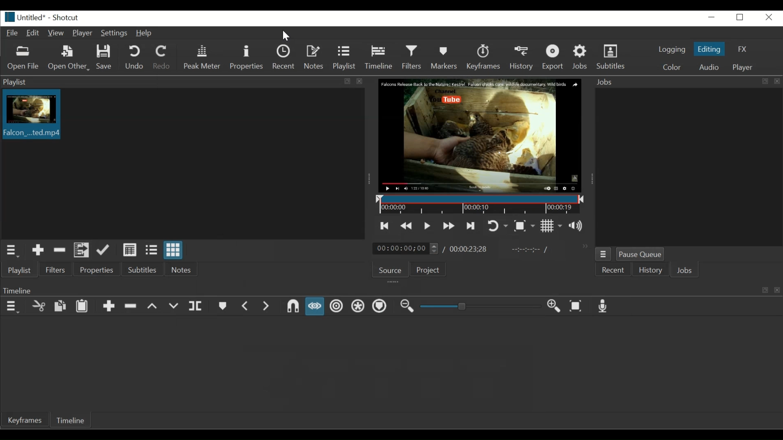 The width and height of the screenshot is (783, 440). I want to click on Toggle Zoom, so click(525, 225).